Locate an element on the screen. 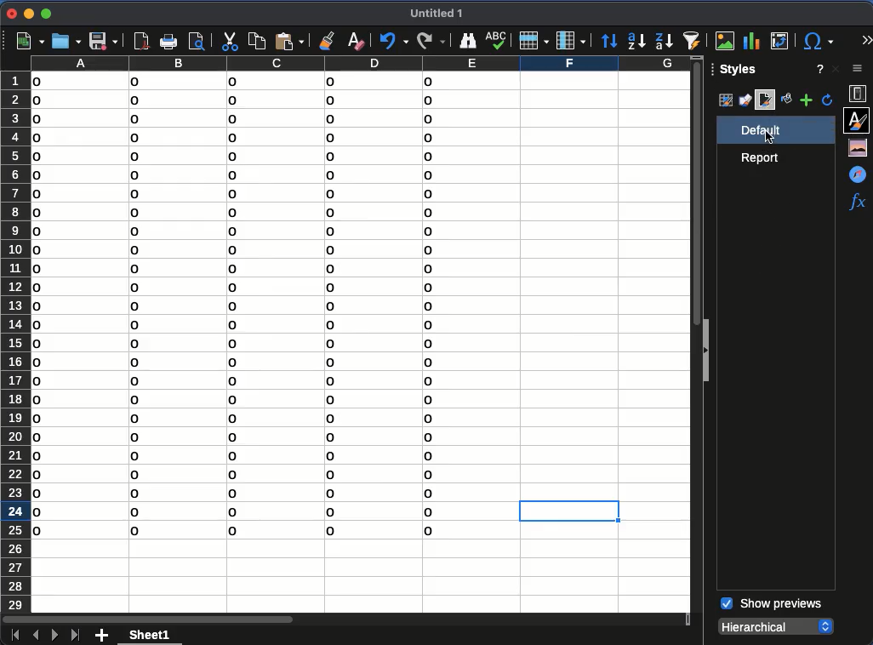 This screenshot has width=873, height=645. print is located at coordinates (168, 42).